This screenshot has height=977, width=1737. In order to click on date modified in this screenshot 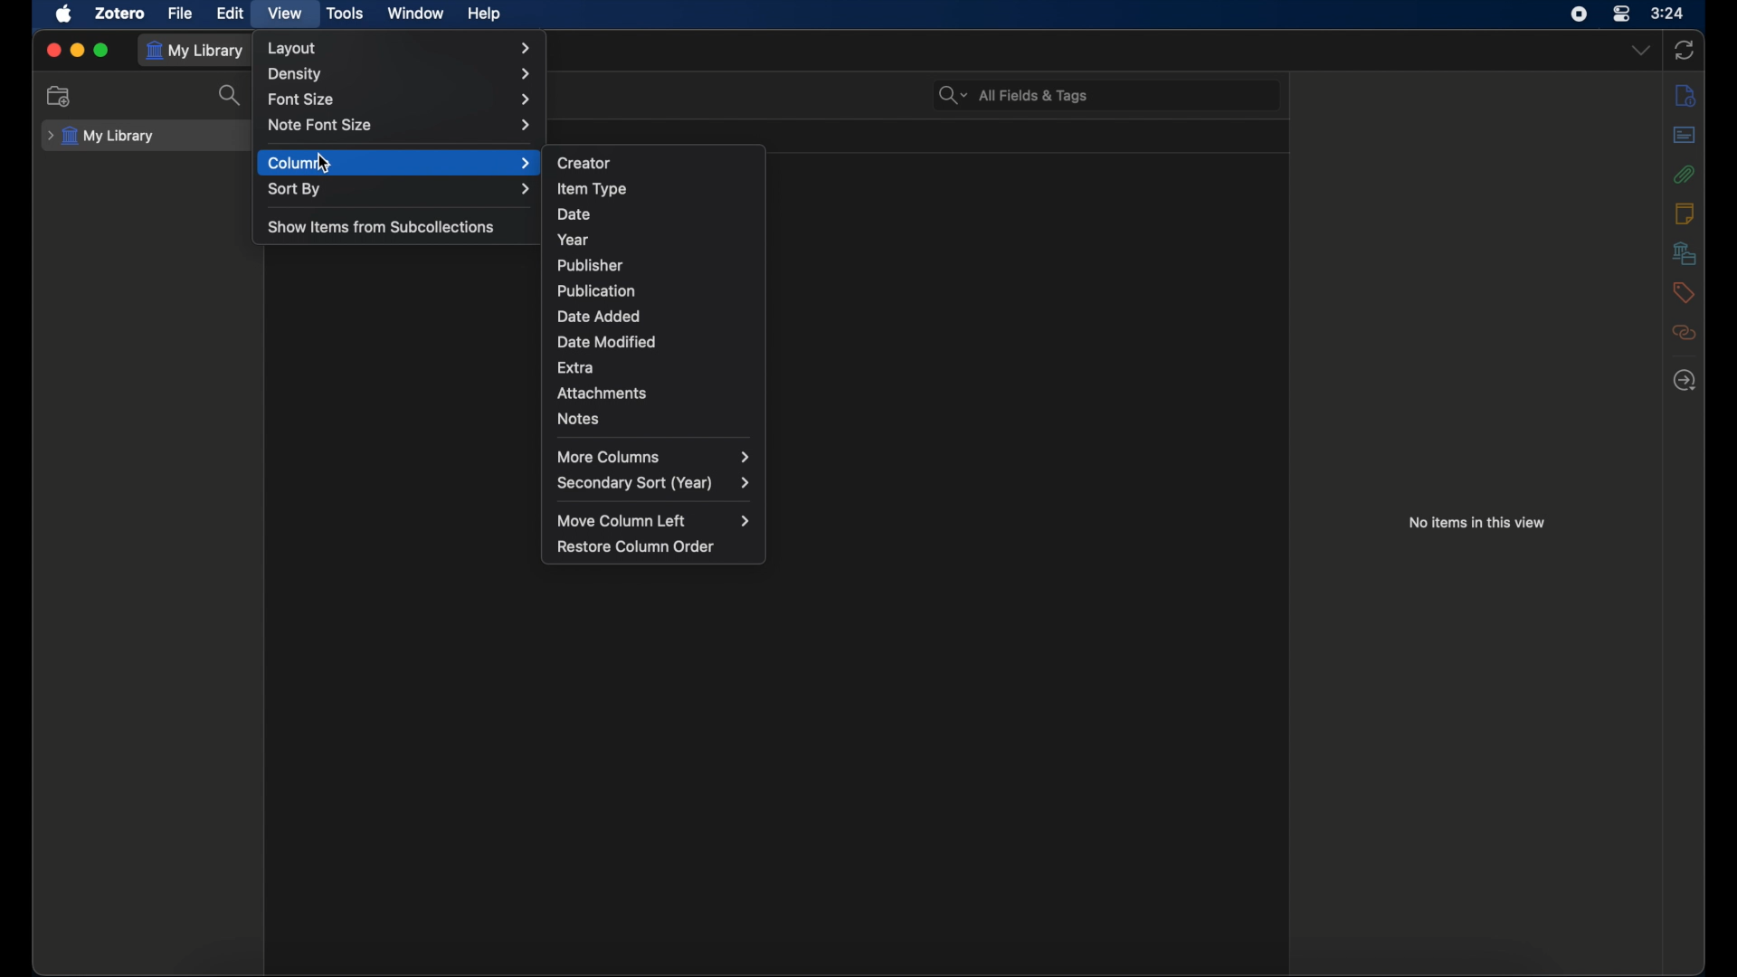, I will do `click(608, 342)`.